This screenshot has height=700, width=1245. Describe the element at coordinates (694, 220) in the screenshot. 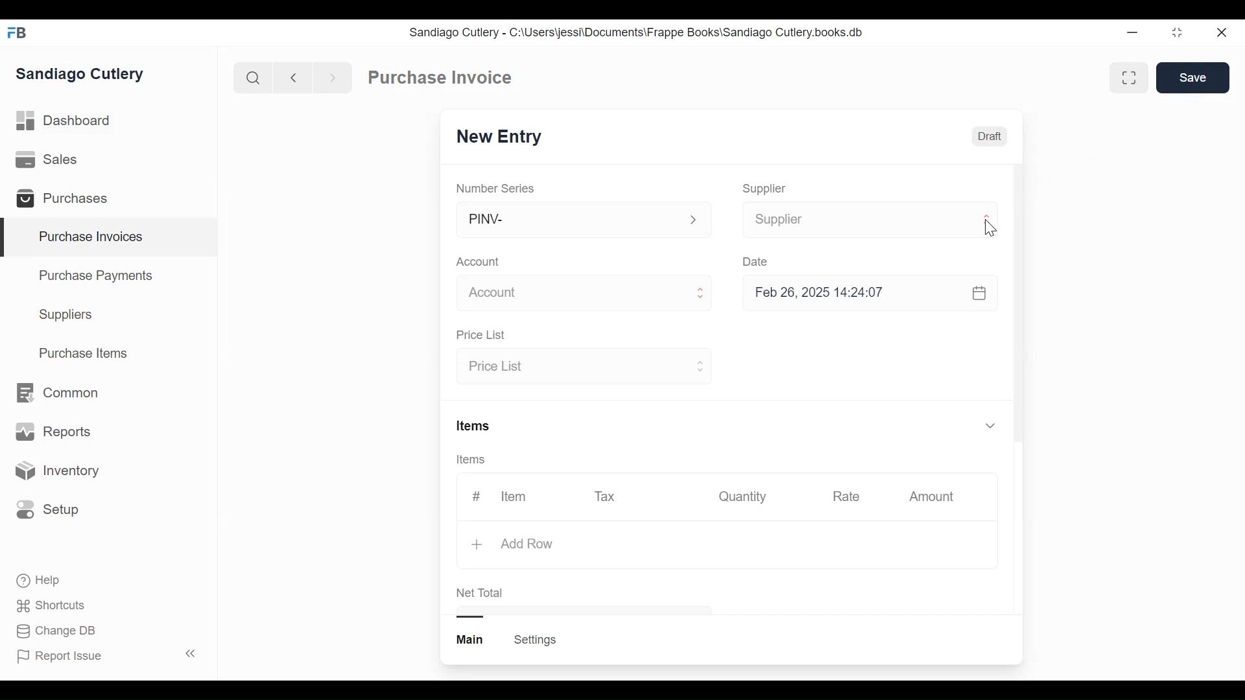

I see `Expand` at that location.